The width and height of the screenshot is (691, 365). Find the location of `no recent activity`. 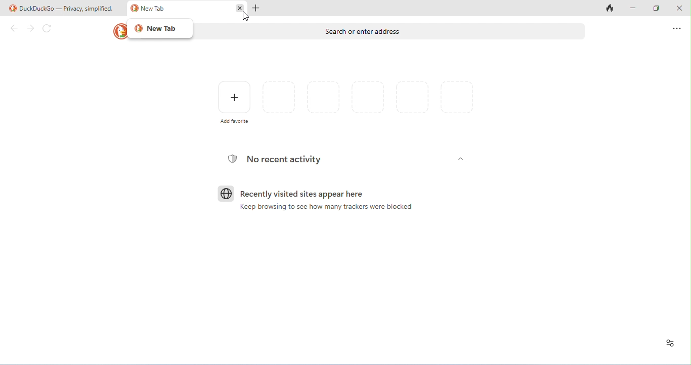

no recent activity is located at coordinates (276, 158).